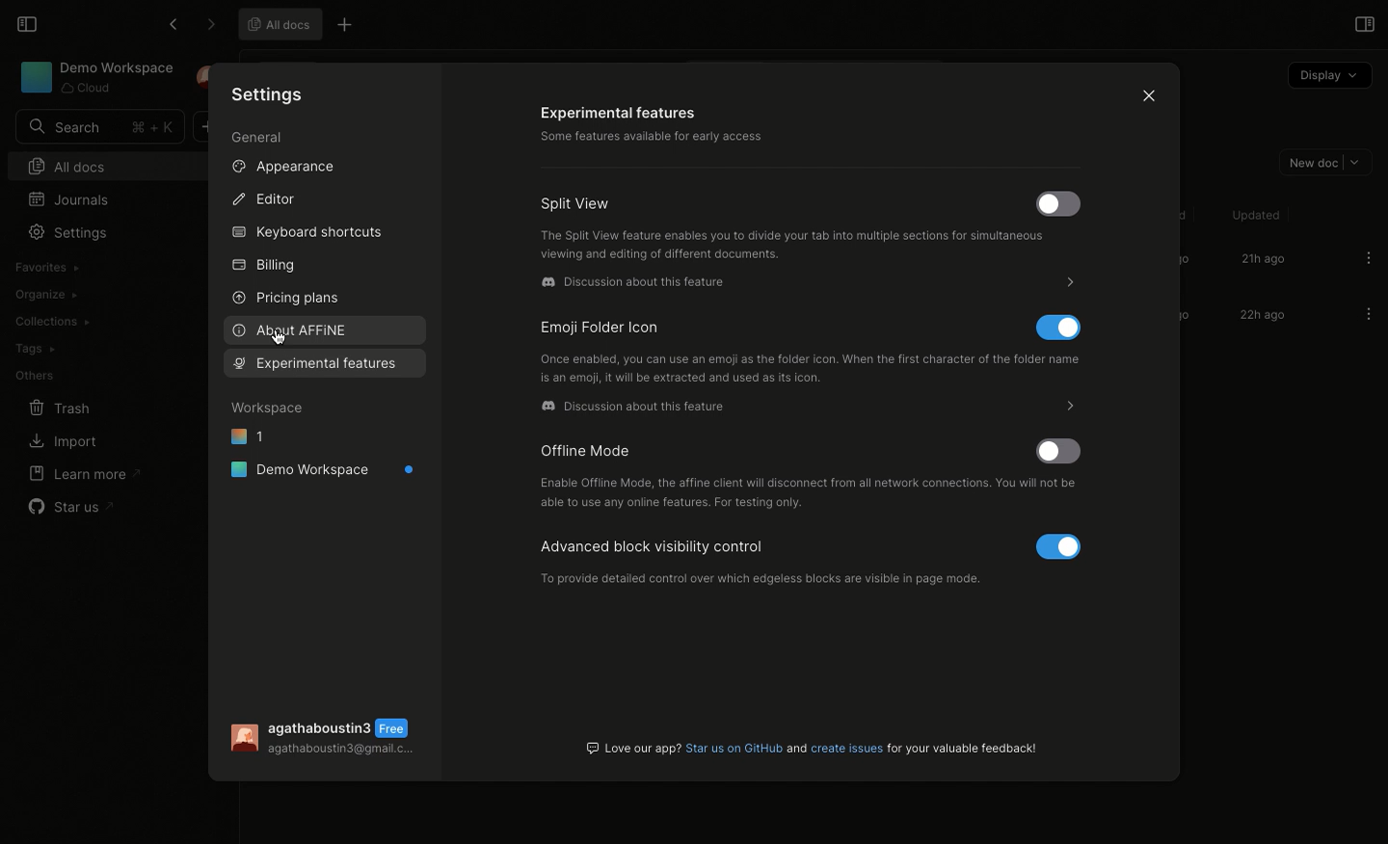 The height and width of the screenshot is (844, 1388). I want to click on Billing, so click(264, 268).